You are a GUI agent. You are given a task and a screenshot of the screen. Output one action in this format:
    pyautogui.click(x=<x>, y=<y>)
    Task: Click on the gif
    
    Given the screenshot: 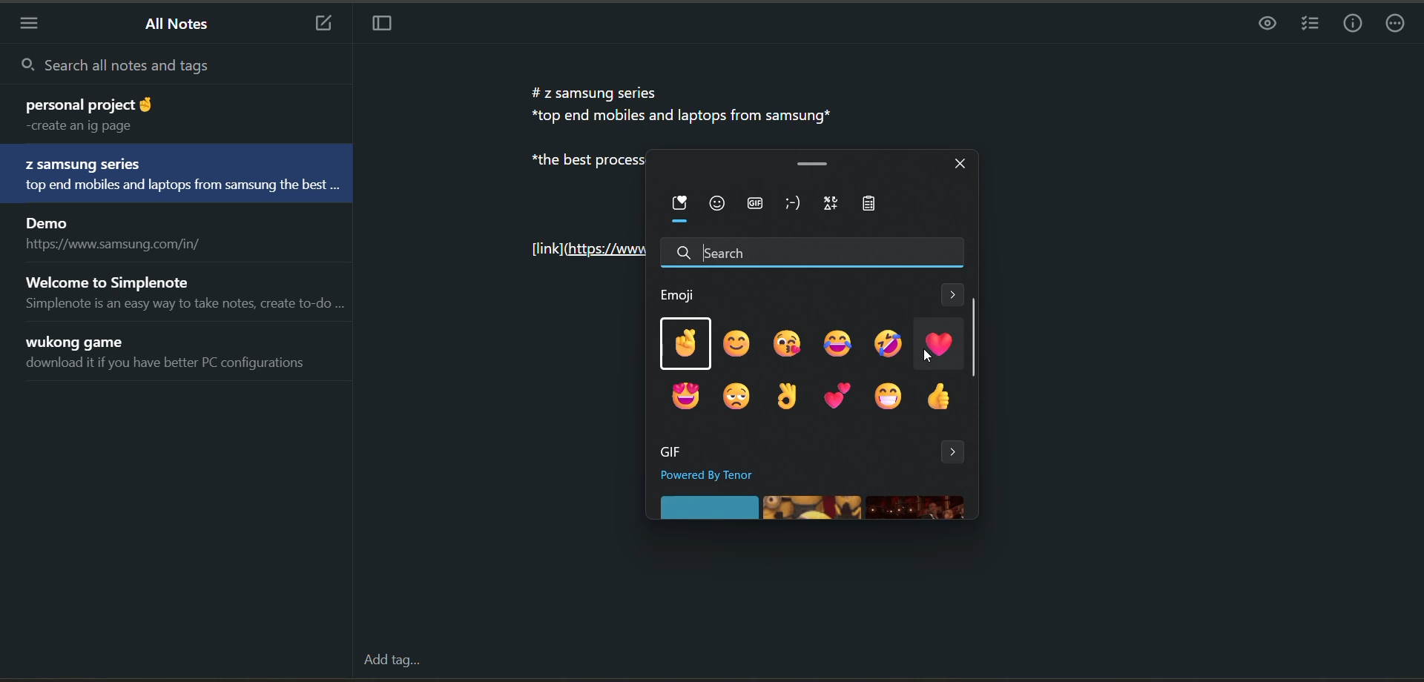 What is the action you would take?
    pyautogui.click(x=754, y=205)
    